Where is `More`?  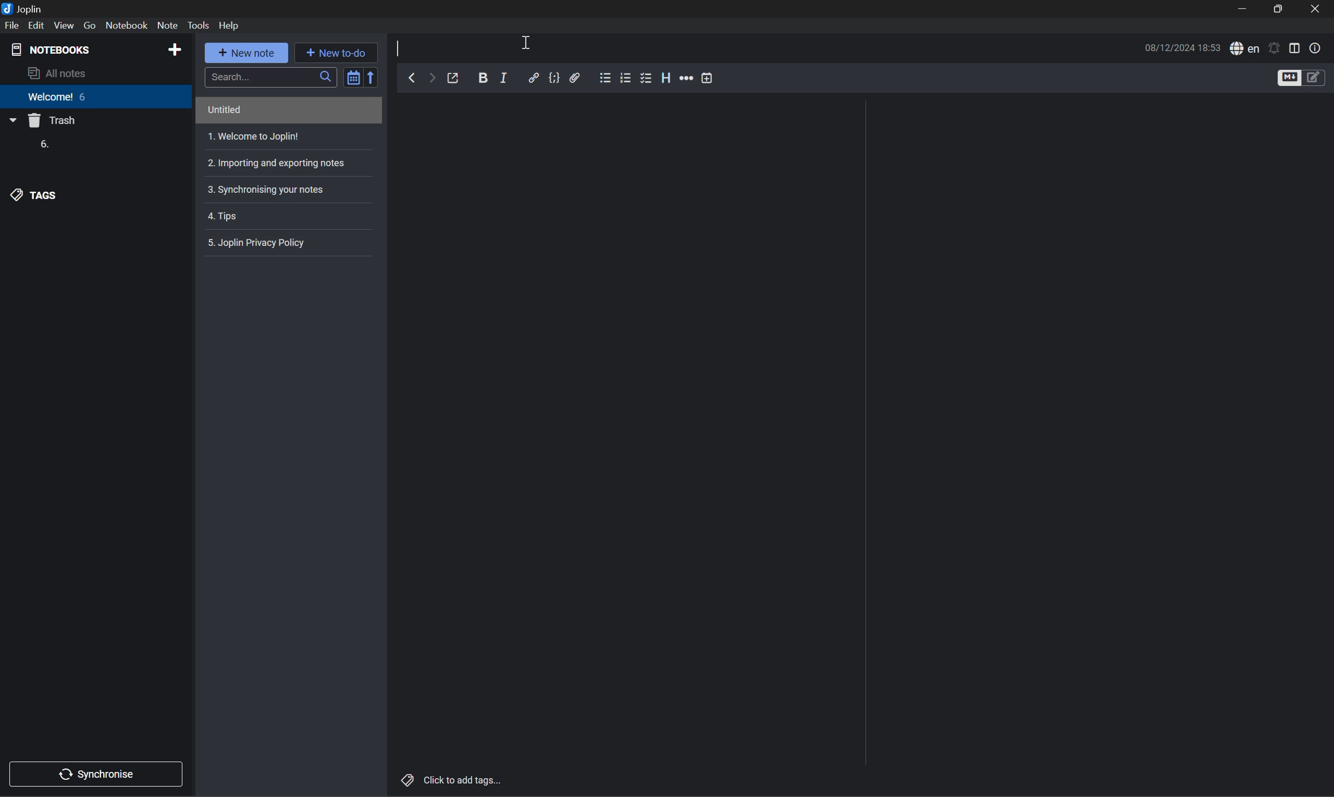
More is located at coordinates (686, 78).